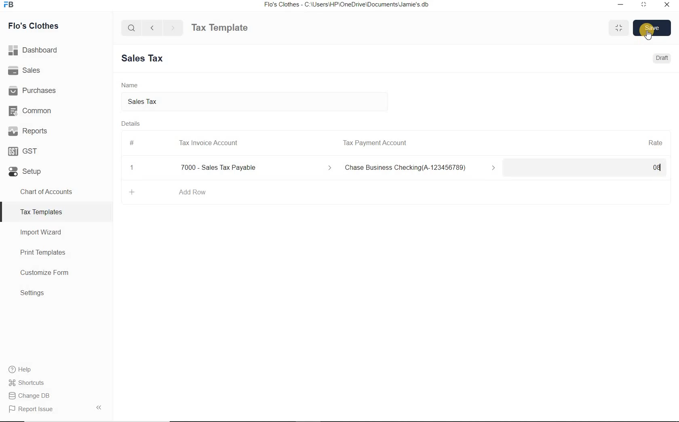 The height and width of the screenshot is (422, 679). What do you see at coordinates (32, 26) in the screenshot?
I see `Flo's Clothes` at bounding box center [32, 26].